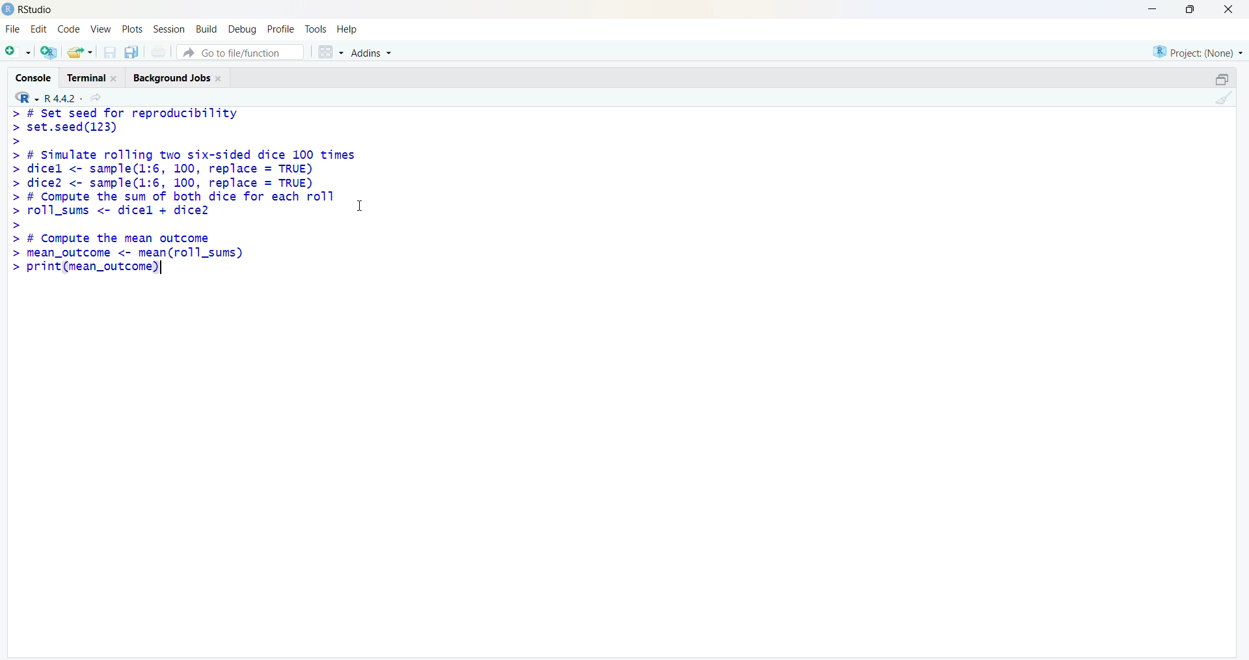 The width and height of the screenshot is (1249, 660). I want to click on share folder as, so click(79, 52).